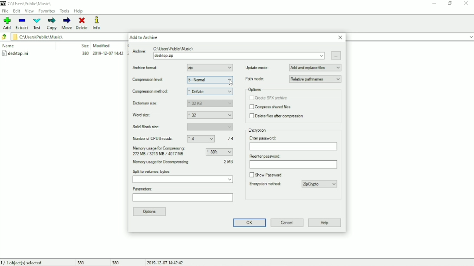 The height and width of the screenshot is (266, 474). What do you see at coordinates (185, 139) in the screenshot?
I see `Number of CPU threads` at bounding box center [185, 139].